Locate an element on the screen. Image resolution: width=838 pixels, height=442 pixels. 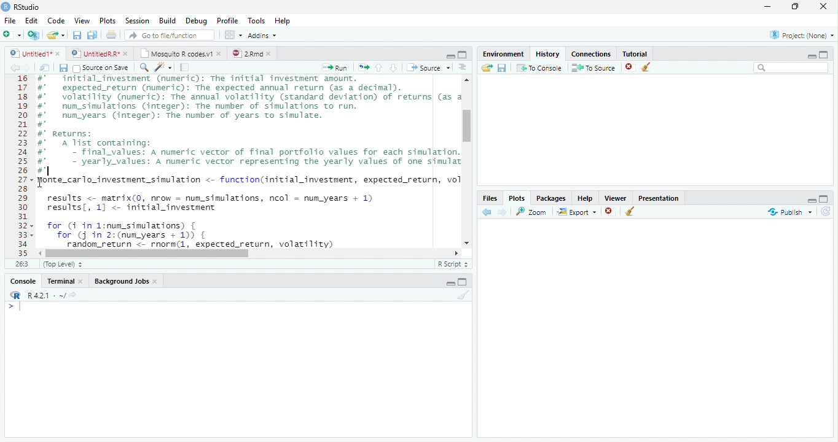
Full Height is located at coordinates (824, 53).